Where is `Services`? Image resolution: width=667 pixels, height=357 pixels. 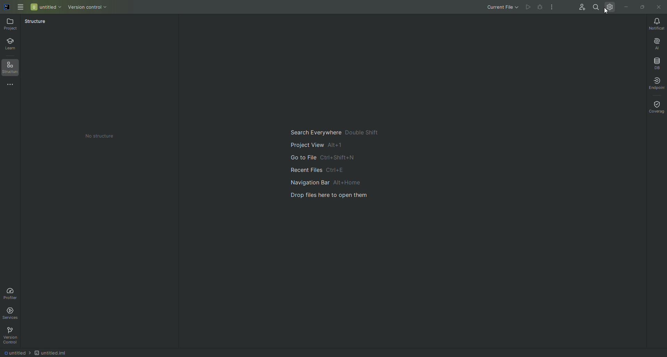 Services is located at coordinates (11, 314).